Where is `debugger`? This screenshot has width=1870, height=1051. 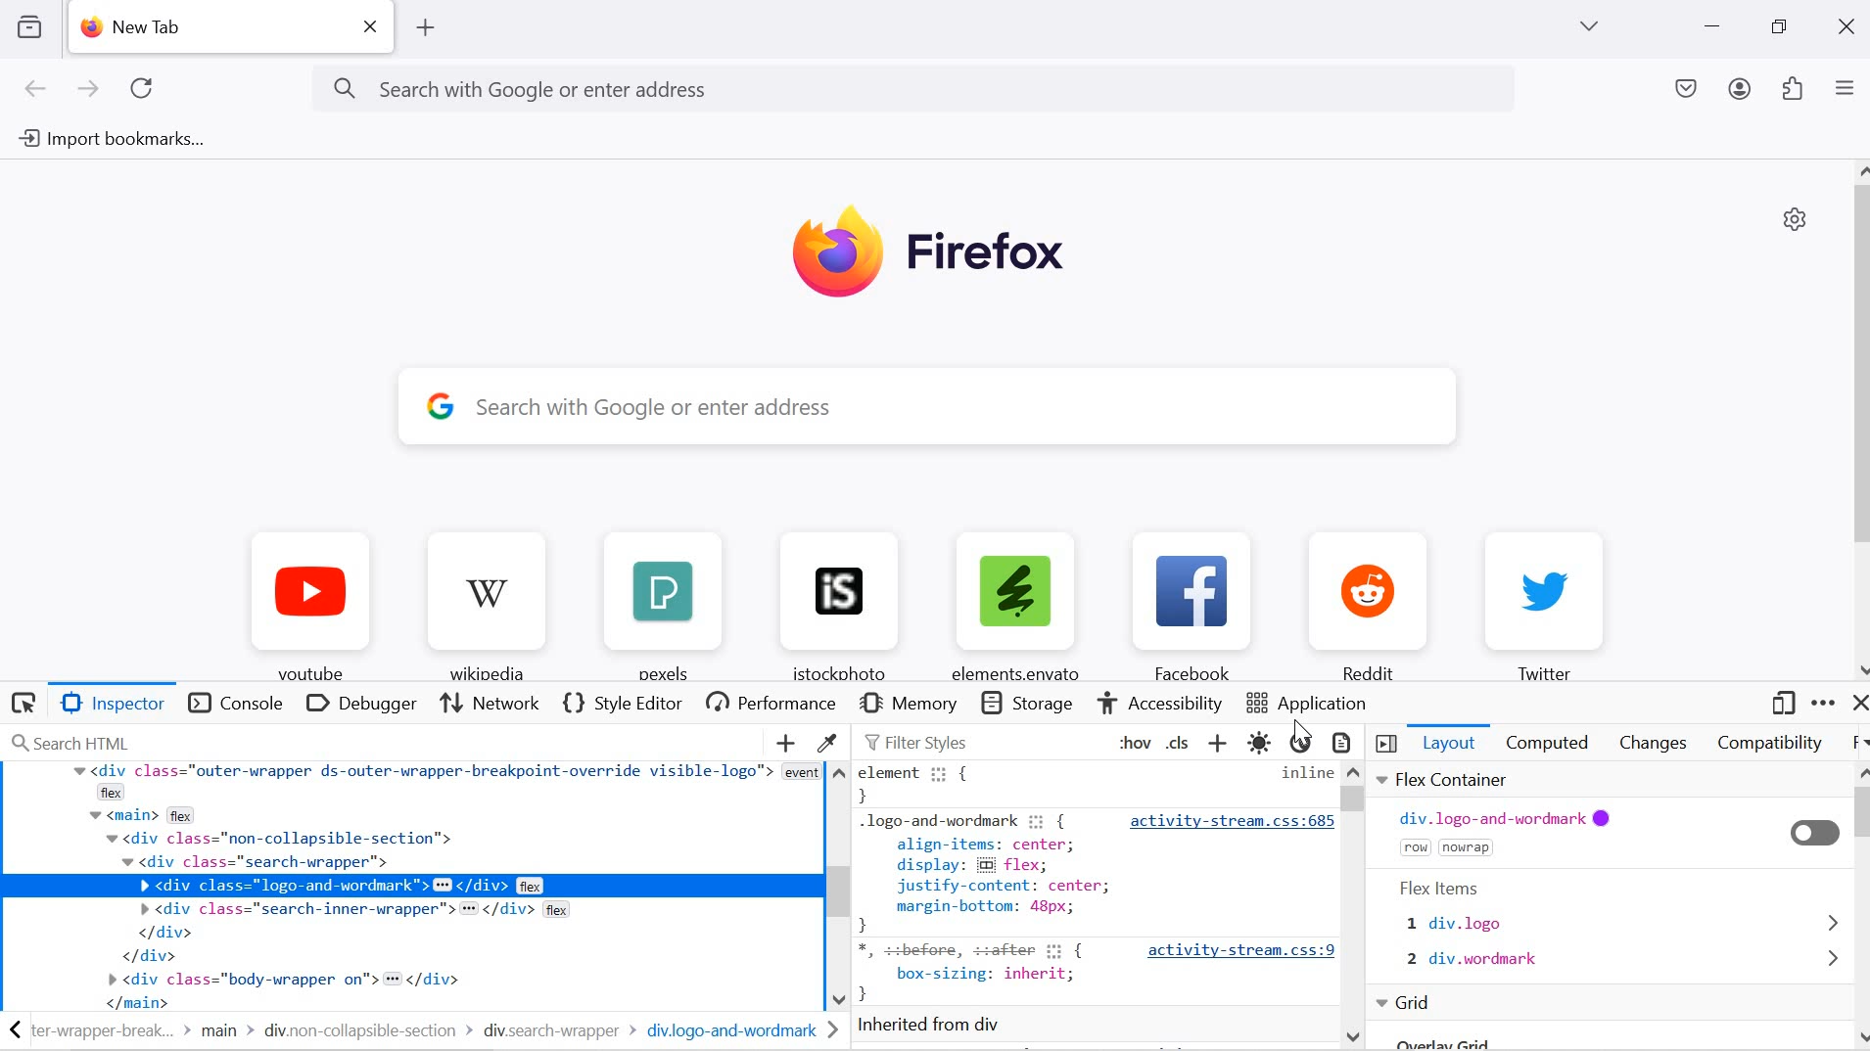 debugger is located at coordinates (363, 703).